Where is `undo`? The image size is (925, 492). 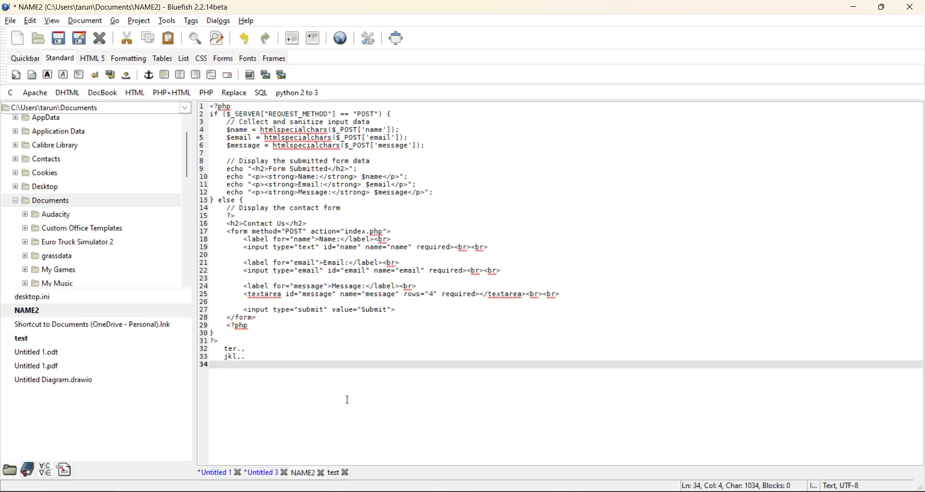 undo is located at coordinates (246, 39).